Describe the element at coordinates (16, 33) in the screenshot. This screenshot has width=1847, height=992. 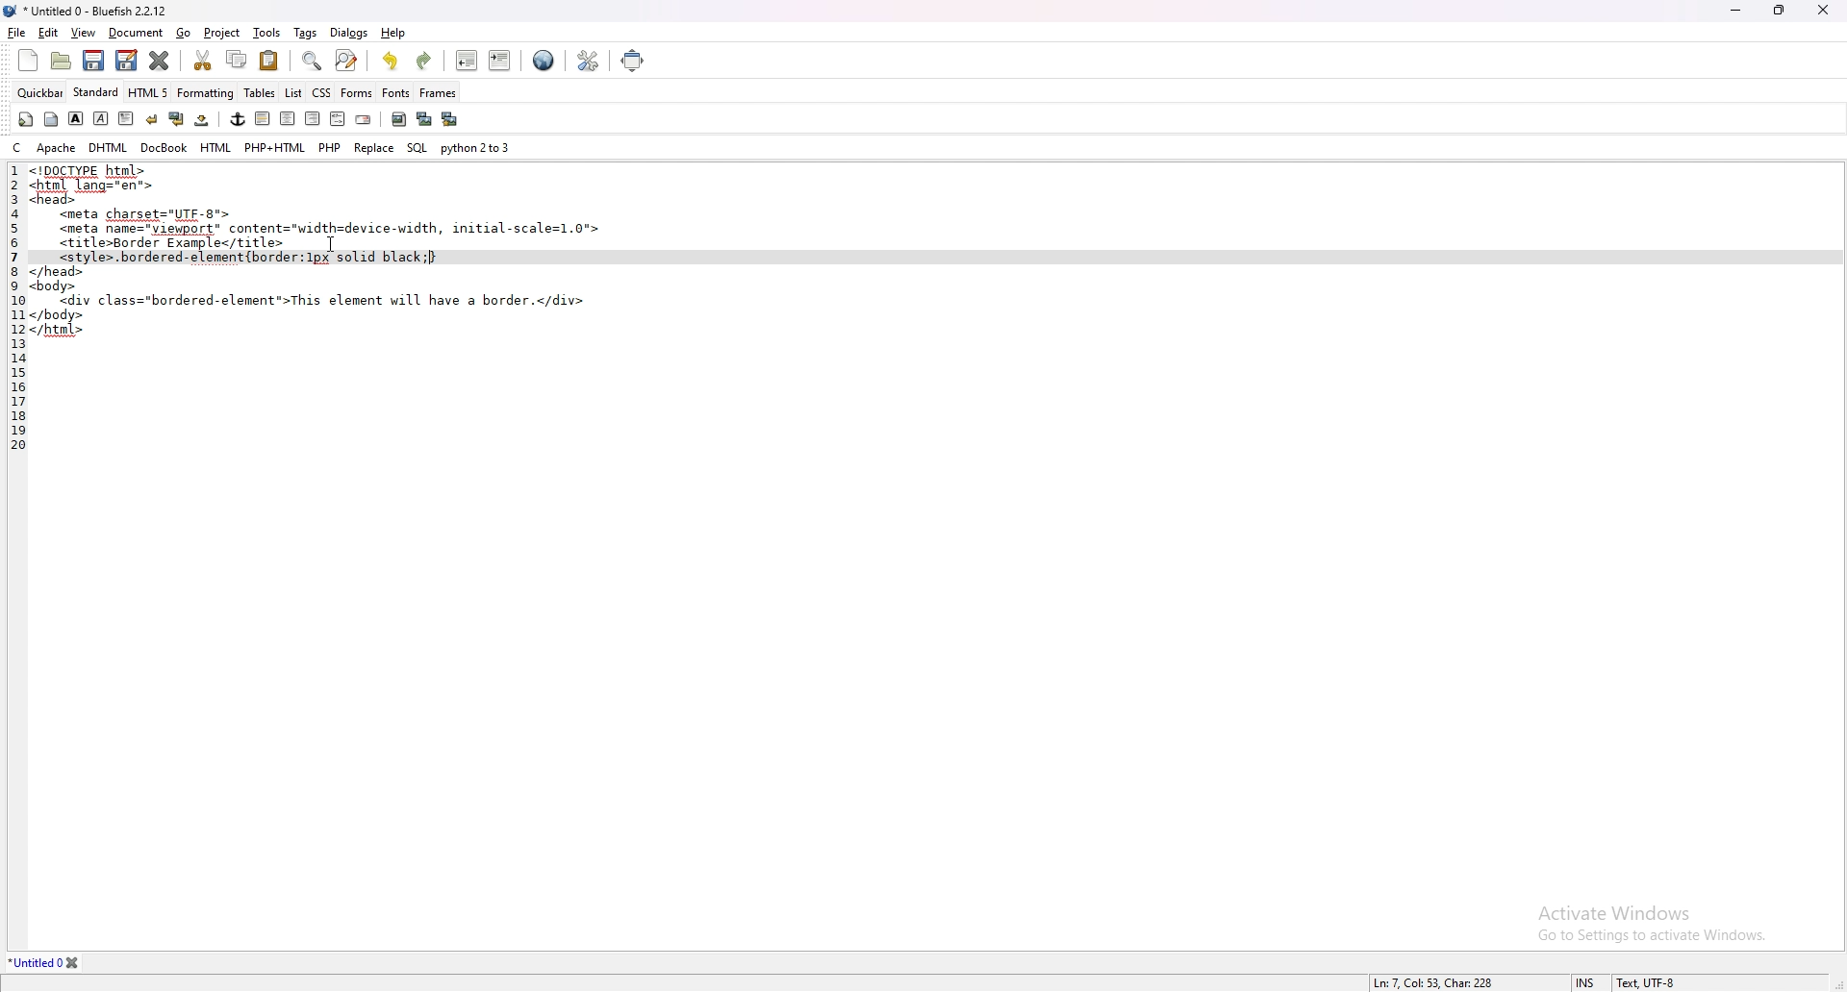
I see `file` at that location.